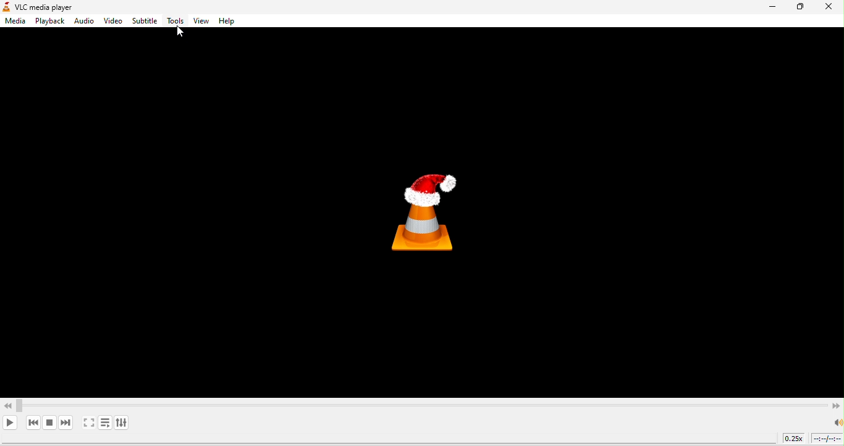  What do you see at coordinates (184, 33) in the screenshot?
I see `cursor movement` at bounding box center [184, 33].